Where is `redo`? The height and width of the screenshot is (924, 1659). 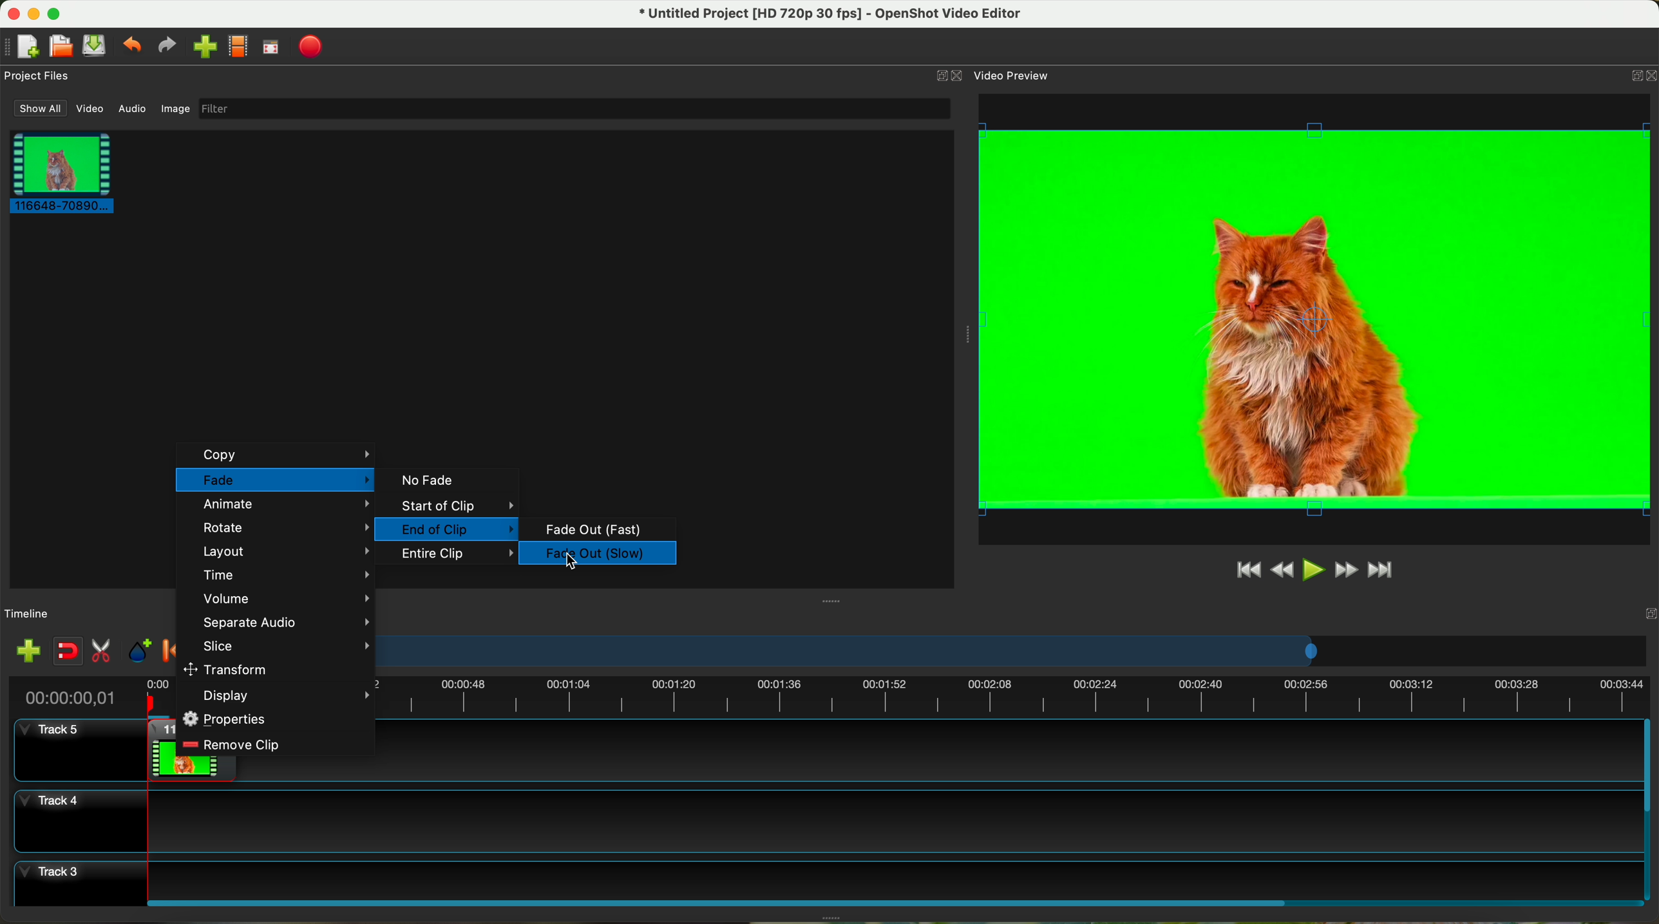
redo is located at coordinates (166, 45).